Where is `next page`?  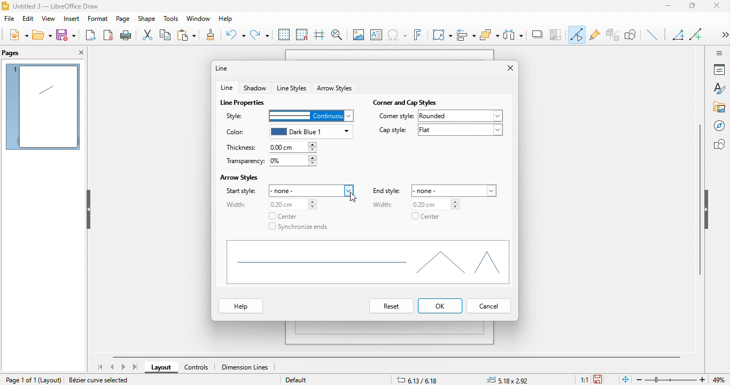
next page is located at coordinates (123, 367).